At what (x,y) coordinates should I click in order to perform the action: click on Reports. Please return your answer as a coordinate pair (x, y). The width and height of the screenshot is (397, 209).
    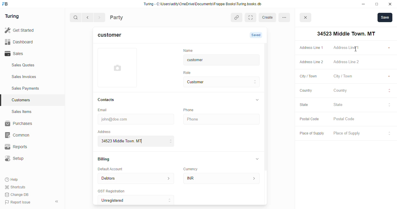
    Looking at the image, I should click on (26, 147).